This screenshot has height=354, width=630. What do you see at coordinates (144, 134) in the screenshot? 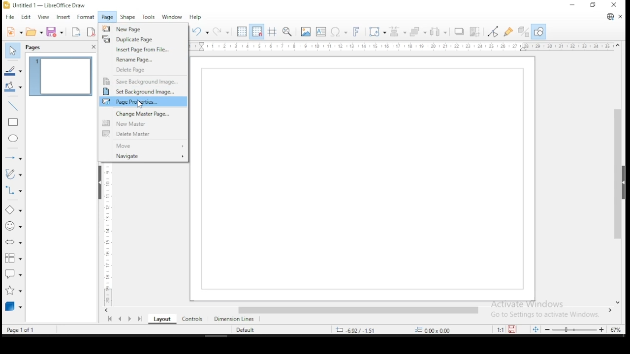
I see `delete master` at bounding box center [144, 134].